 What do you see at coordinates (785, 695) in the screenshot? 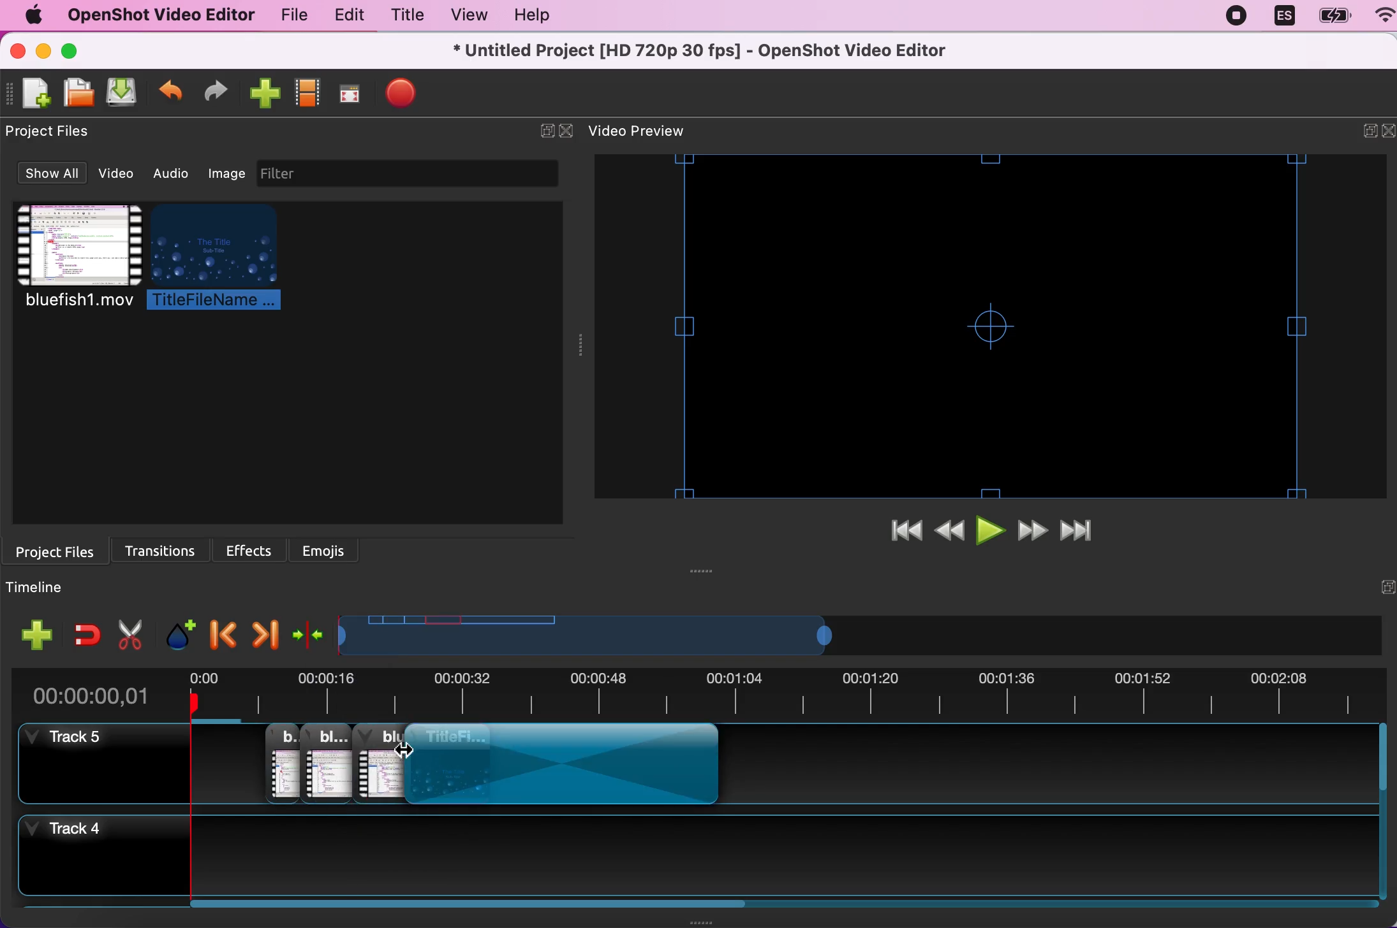
I see `video duration` at bounding box center [785, 695].